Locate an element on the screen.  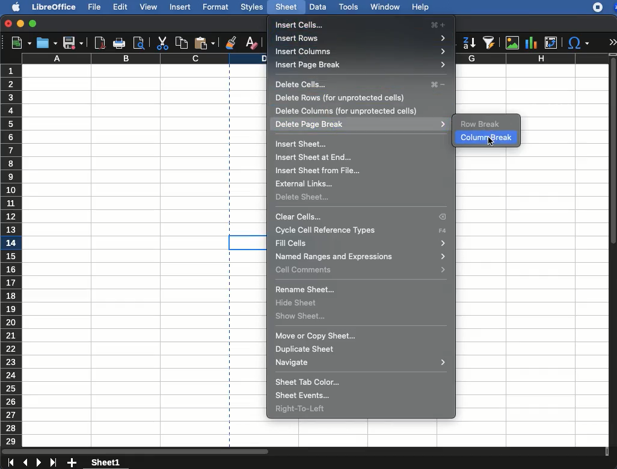
print preview is located at coordinates (138, 43).